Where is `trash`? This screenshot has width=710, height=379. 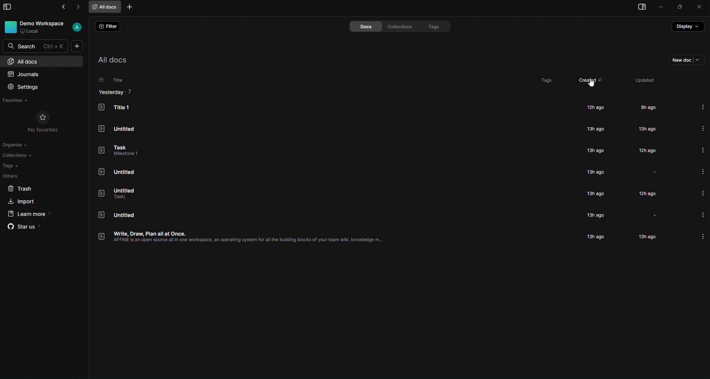
trash is located at coordinates (20, 188).